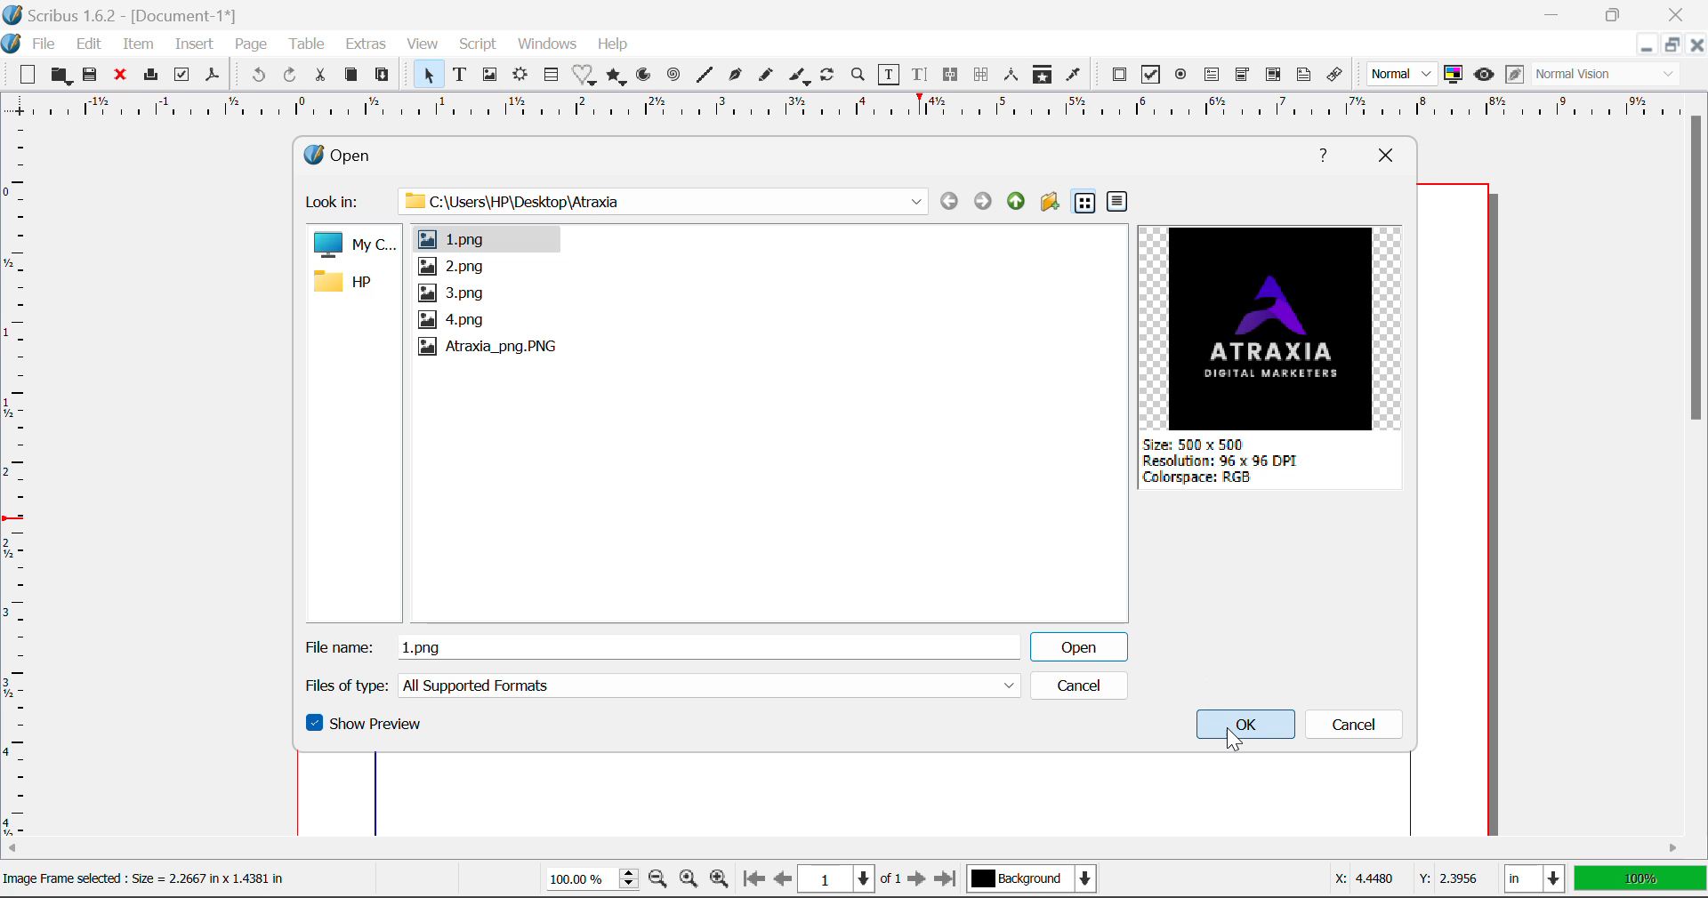 Image resolution: width=1708 pixels, height=898 pixels. What do you see at coordinates (687, 881) in the screenshot?
I see `Zoom to 100%` at bounding box center [687, 881].